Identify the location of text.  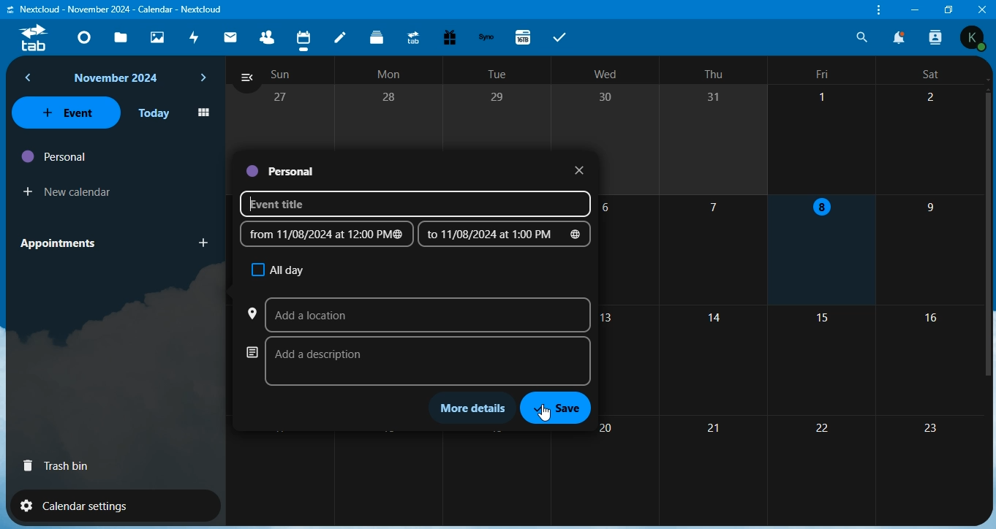
(605, 73).